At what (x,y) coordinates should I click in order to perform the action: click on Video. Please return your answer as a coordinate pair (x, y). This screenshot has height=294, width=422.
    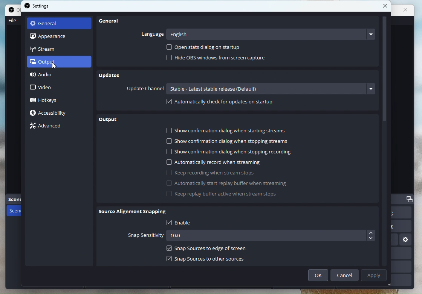
    Looking at the image, I should click on (44, 87).